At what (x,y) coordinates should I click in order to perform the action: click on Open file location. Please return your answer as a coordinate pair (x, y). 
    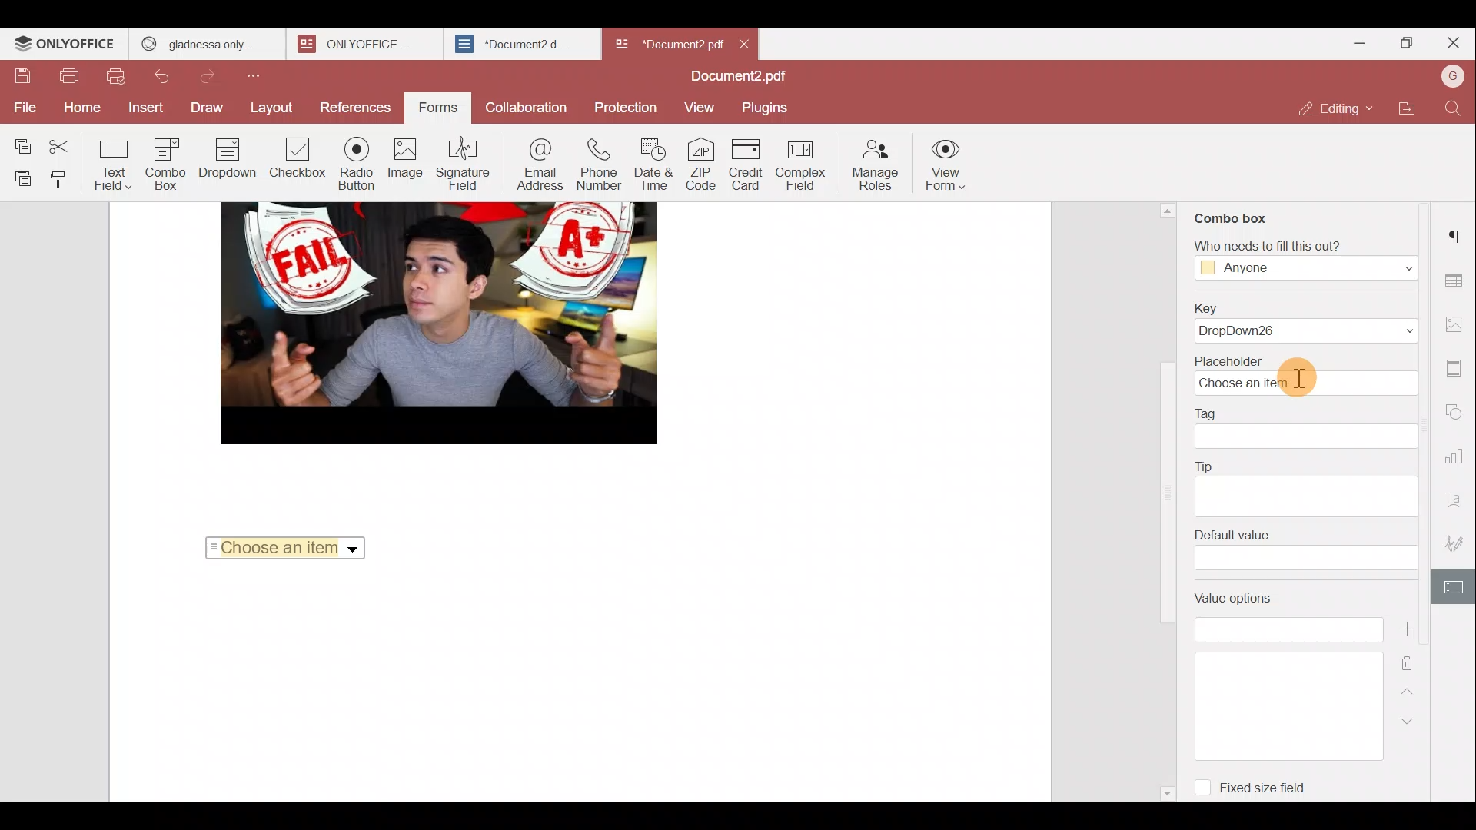
    Looking at the image, I should click on (1404, 111).